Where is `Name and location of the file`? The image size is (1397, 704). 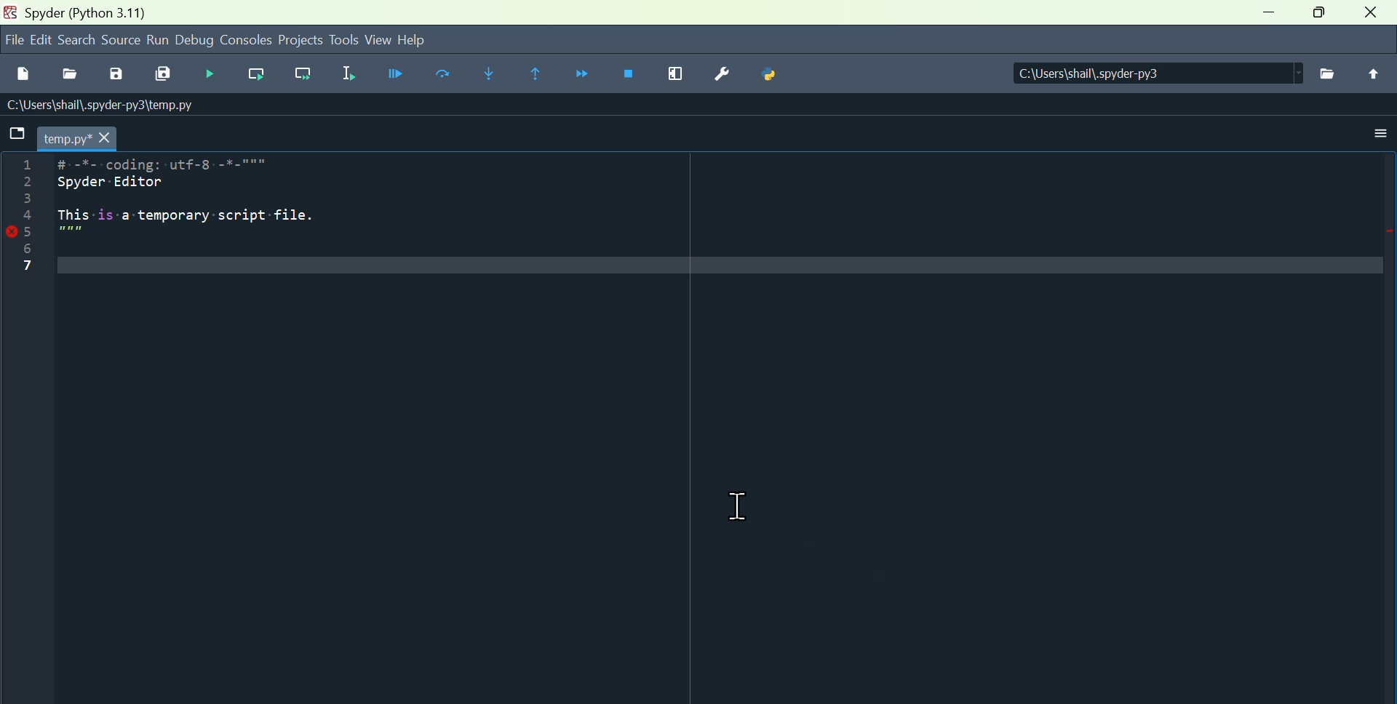 Name and location of the file is located at coordinates (97, 108).